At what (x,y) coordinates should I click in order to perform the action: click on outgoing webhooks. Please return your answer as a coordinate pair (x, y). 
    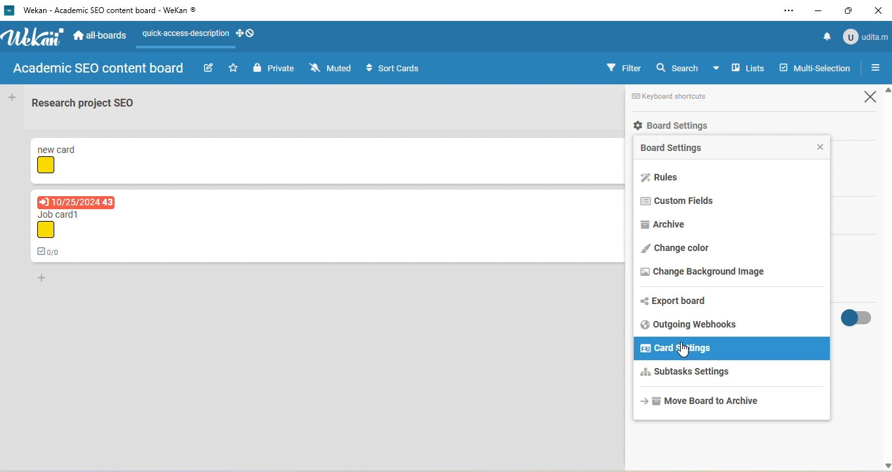
    Looking at the image, I should click on (708, 326).